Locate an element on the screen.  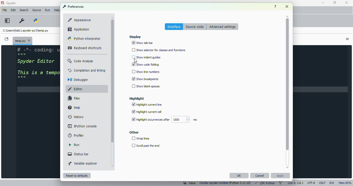
maximize is located at coordinates (335, 3).